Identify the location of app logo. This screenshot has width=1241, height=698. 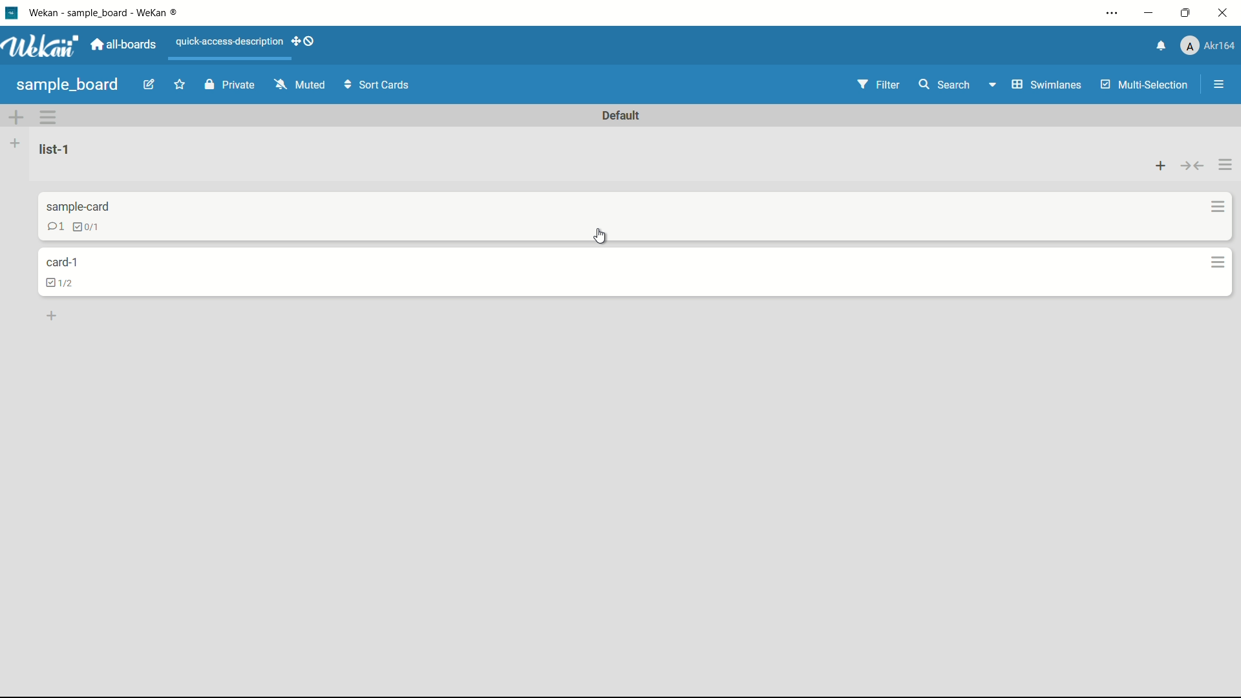
(41, 45).